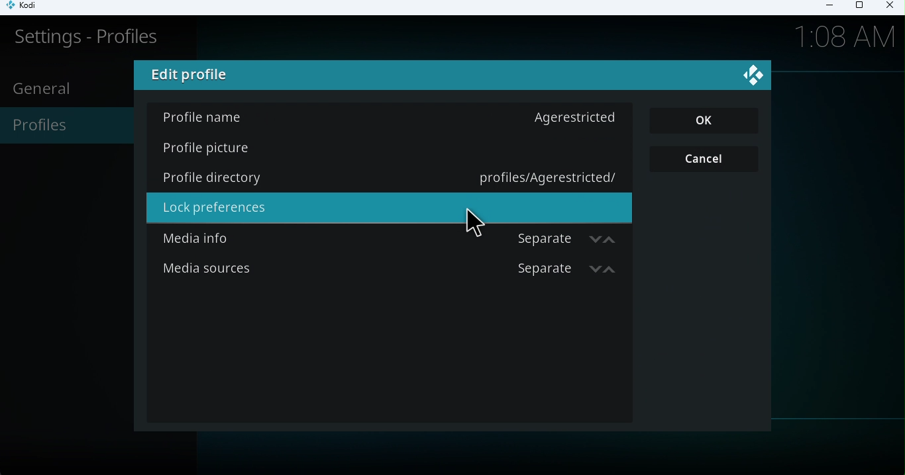 Image resolution: width=905 pixels, height=475 pixels. Describe the element at coordinates (81, 42) in the screenshot. I see `Settings-profile` at that location.